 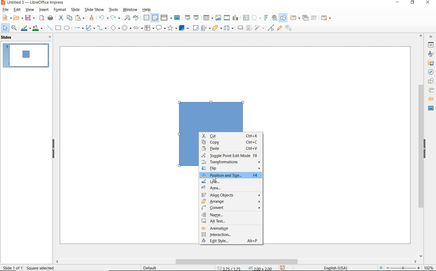 What do you see at coordinates (49, 28) in the screenshot?
I see `insert line` at bounding box center [49, 28].